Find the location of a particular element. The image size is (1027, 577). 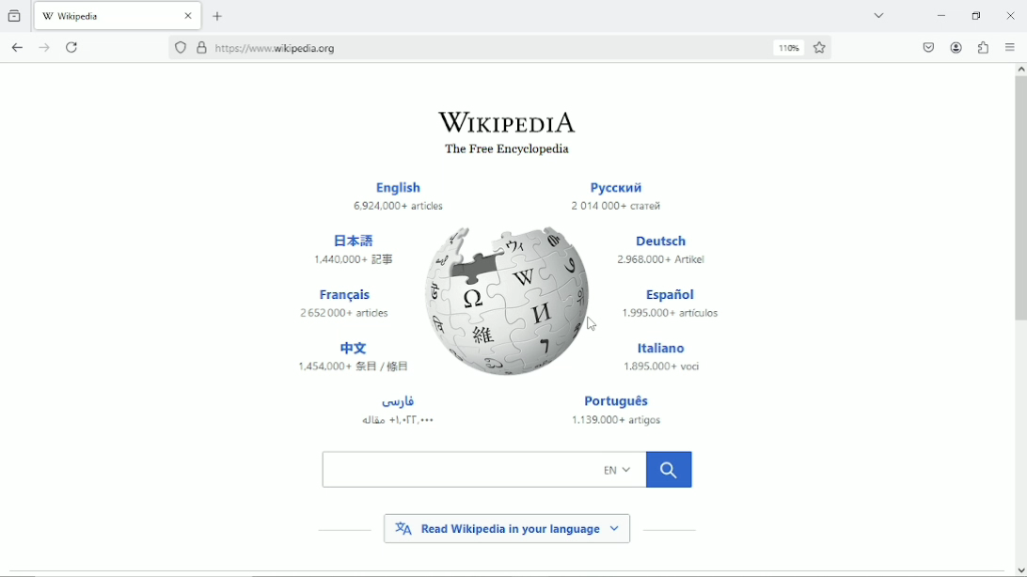

Pycexmit2014 000+ articles is located at coordinates (616, 197).